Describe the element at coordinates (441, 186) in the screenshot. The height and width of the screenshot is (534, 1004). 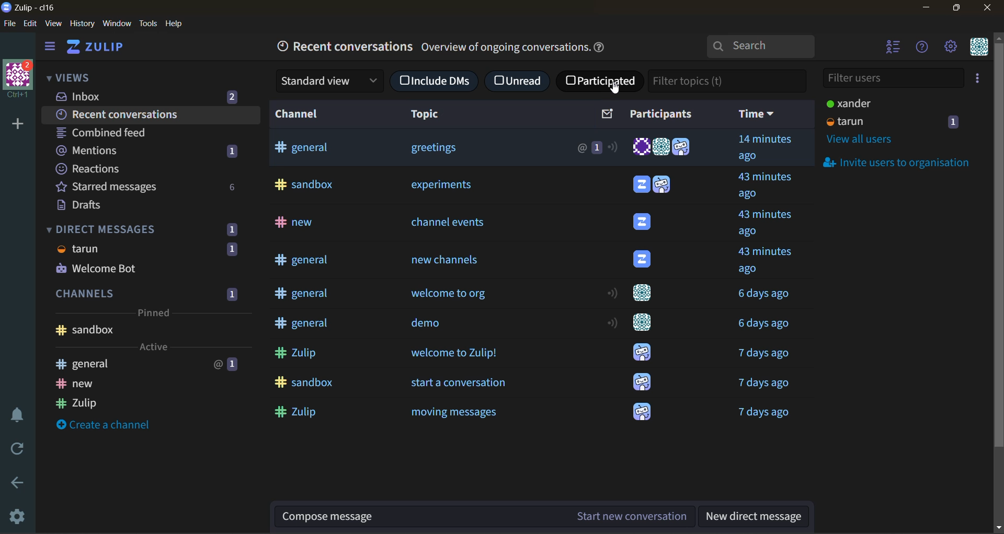
I see `experiments` at that location.